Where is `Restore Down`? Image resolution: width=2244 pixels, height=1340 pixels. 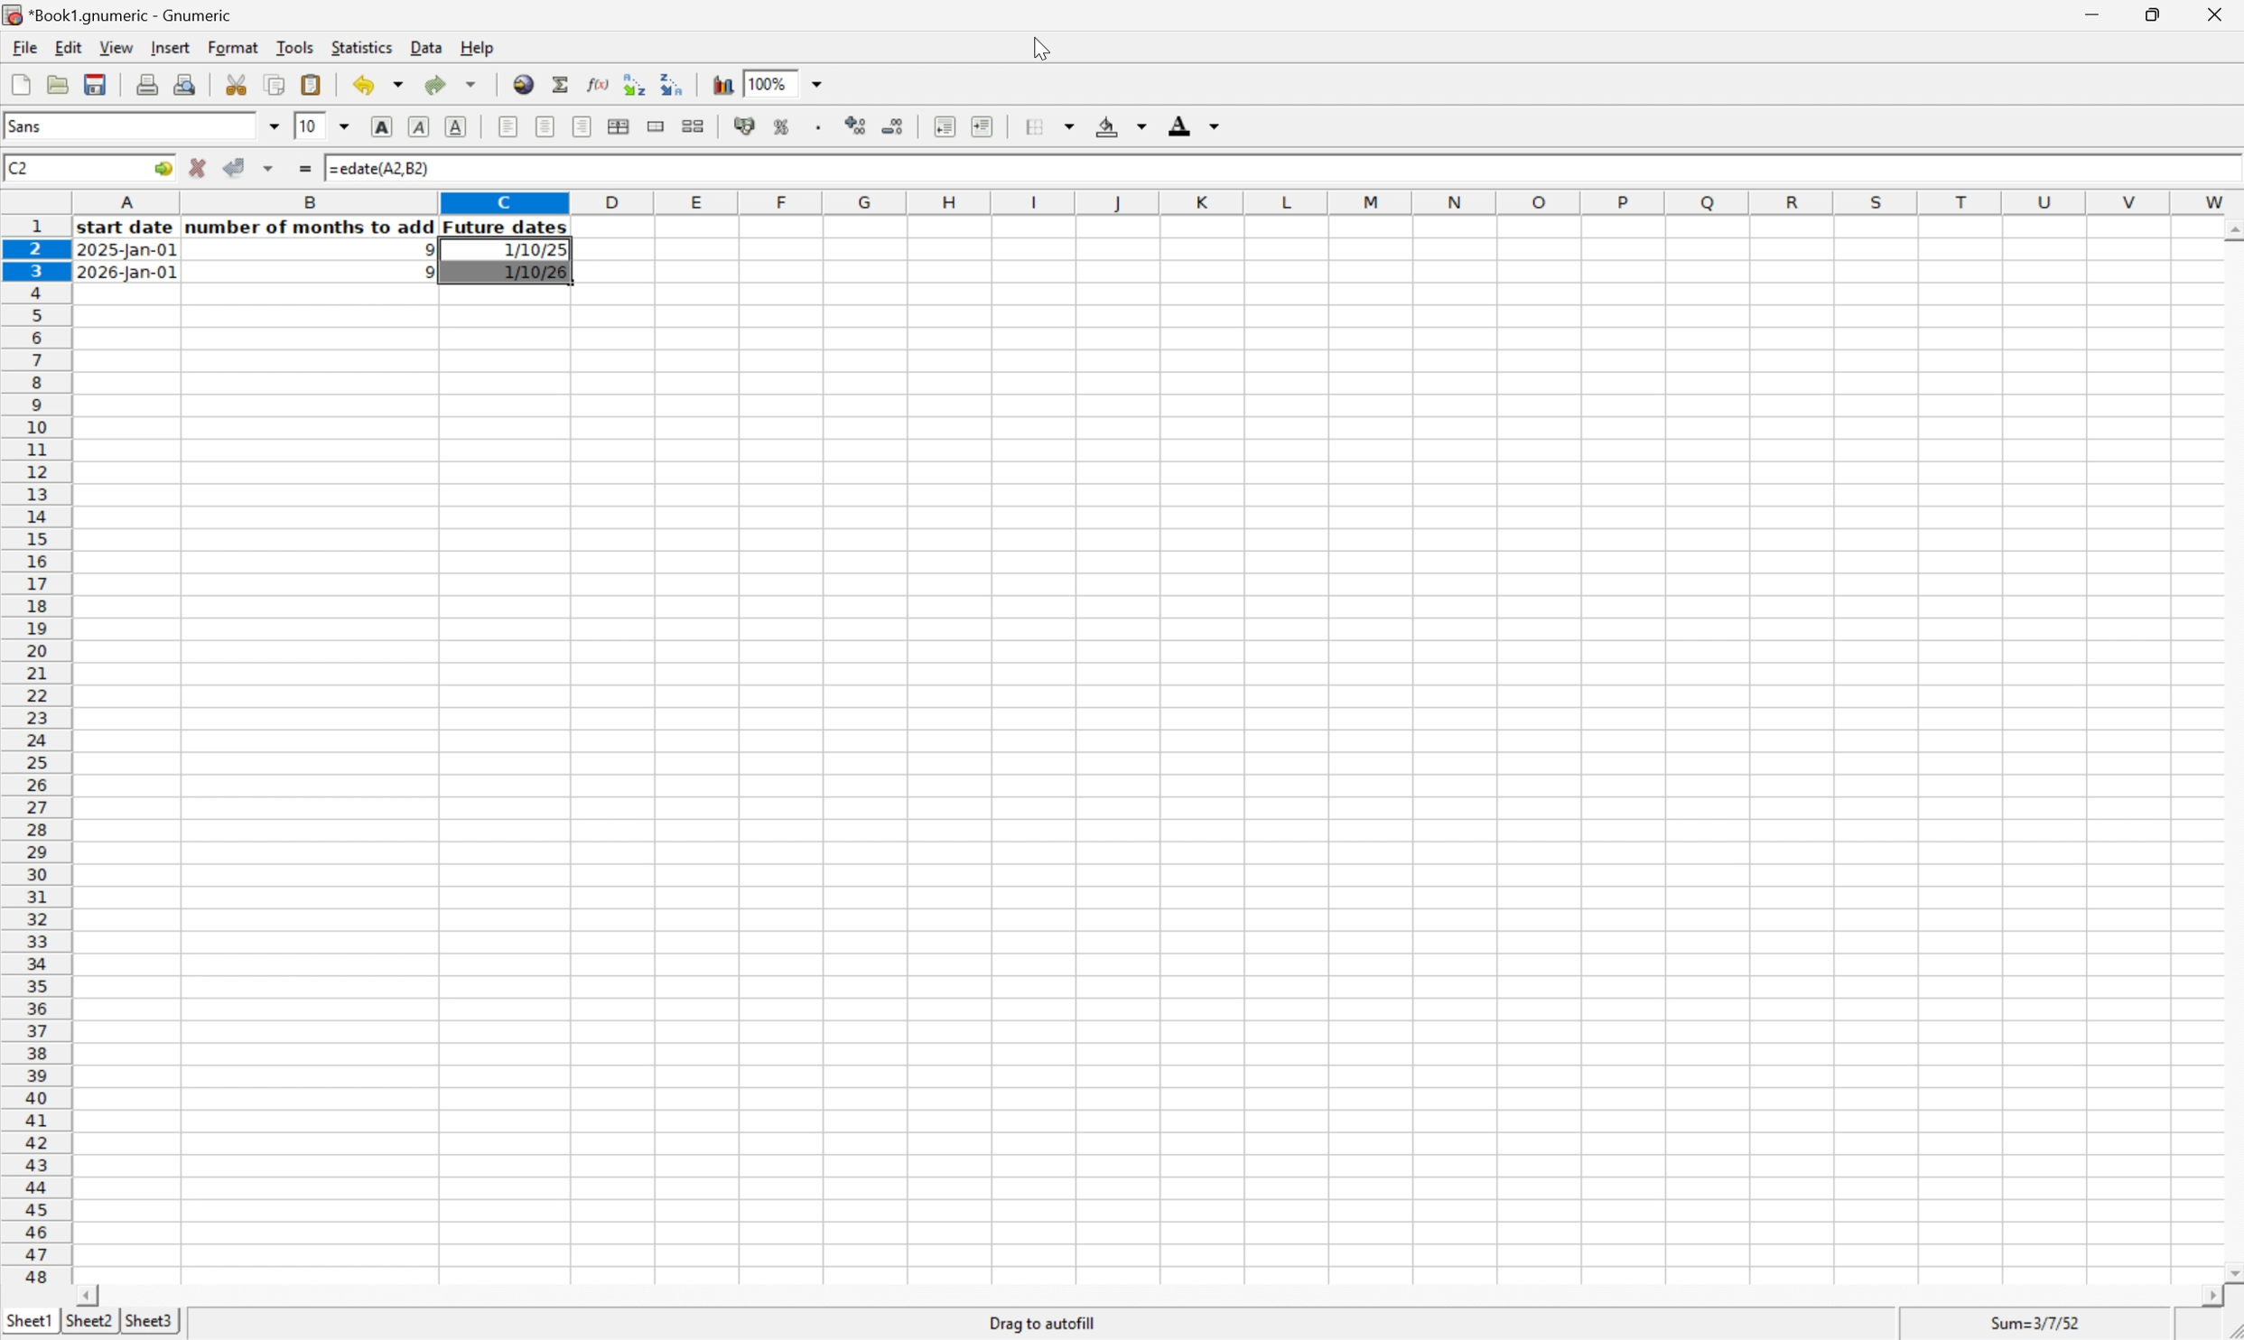
Restore Down is located at coordinates (2152, 12).